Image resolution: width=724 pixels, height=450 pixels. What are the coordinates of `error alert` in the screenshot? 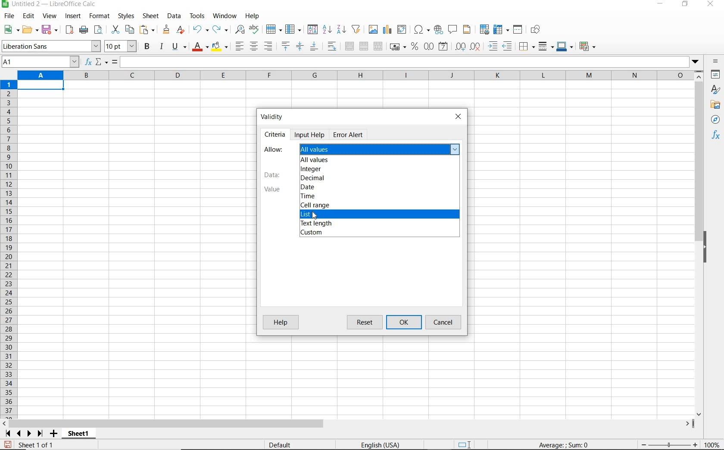 It's located at (348, 134).